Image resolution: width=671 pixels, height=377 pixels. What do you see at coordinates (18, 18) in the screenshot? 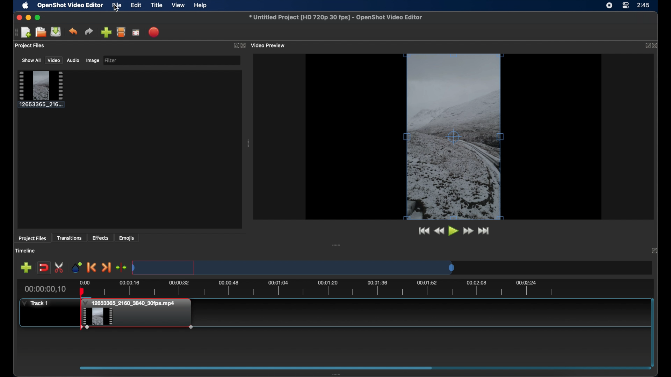
I see `close` at bounding box center [18, 18].